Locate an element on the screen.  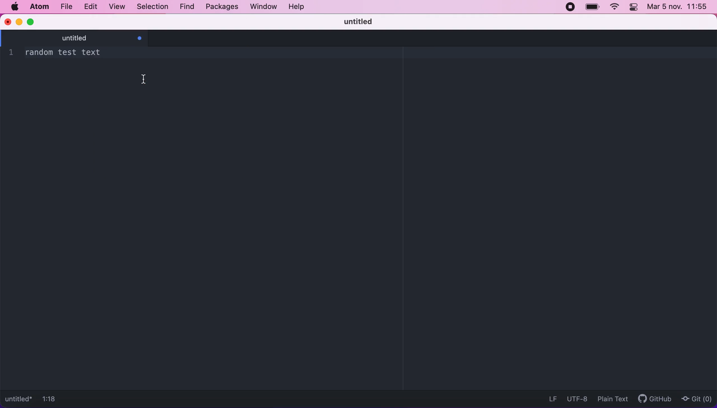
mac logo is located at coordinates (15, 6).